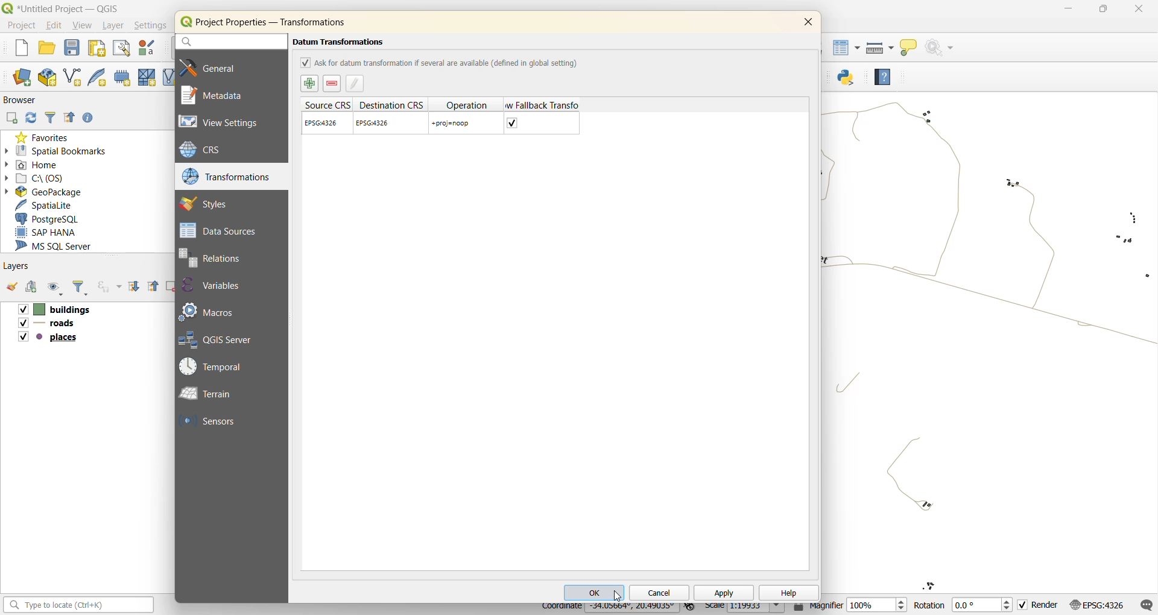  I want to click on apply, so click(725, 593).